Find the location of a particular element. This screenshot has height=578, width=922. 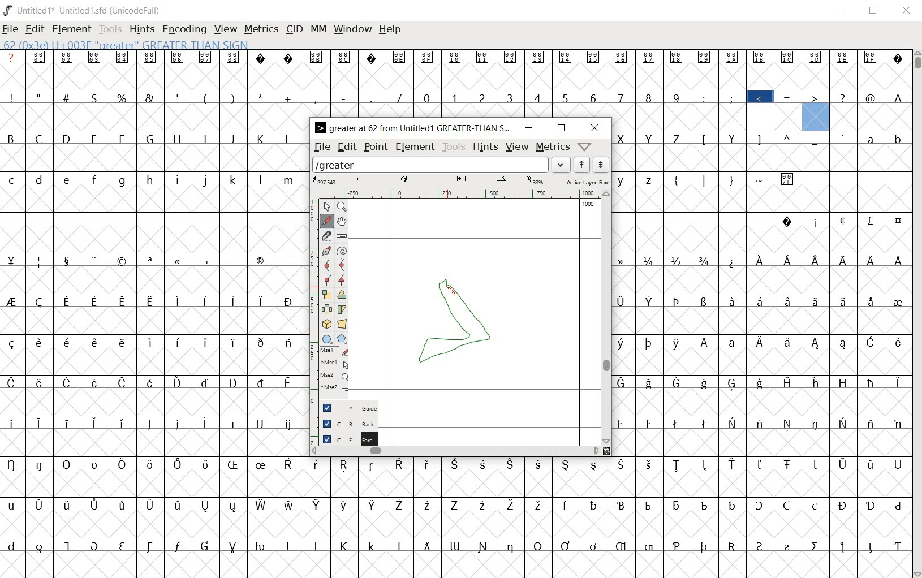

ruler is located at coordinates (458, 193).